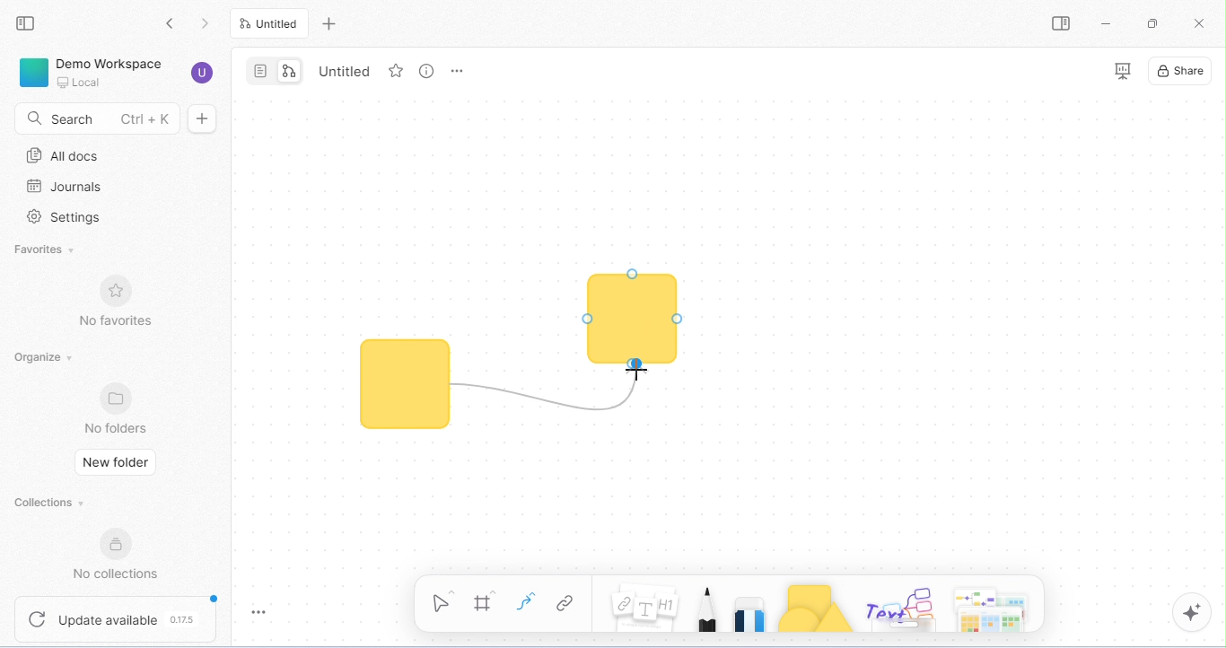 The width and height of the screenshot is (1226, 648). What do you see at coordinates (707, 607) in the screenshot?
I see `pencil` at bounding box center [707, 607].